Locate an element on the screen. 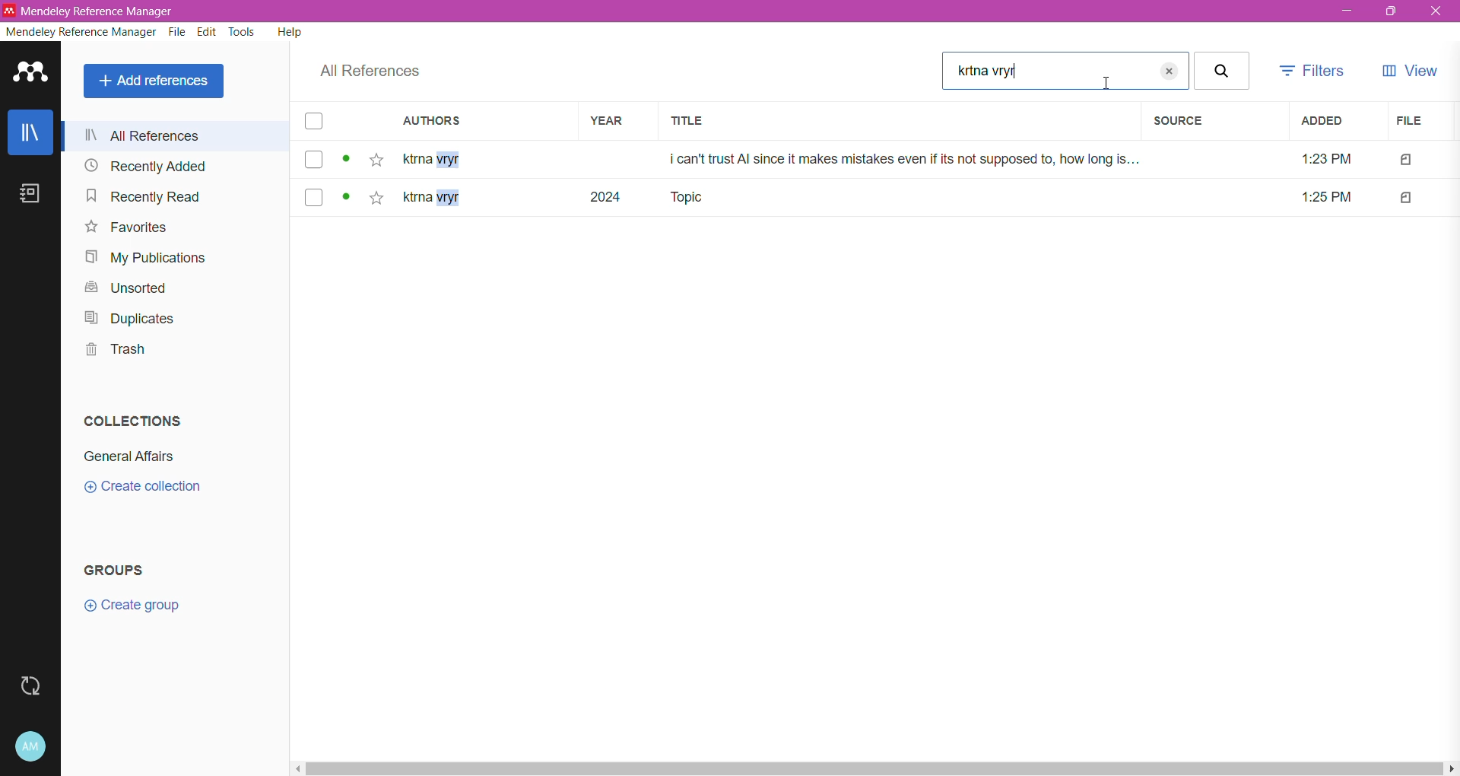 This screenshot has height=776, width=1460. Tools is located at coordinates (240, 33).